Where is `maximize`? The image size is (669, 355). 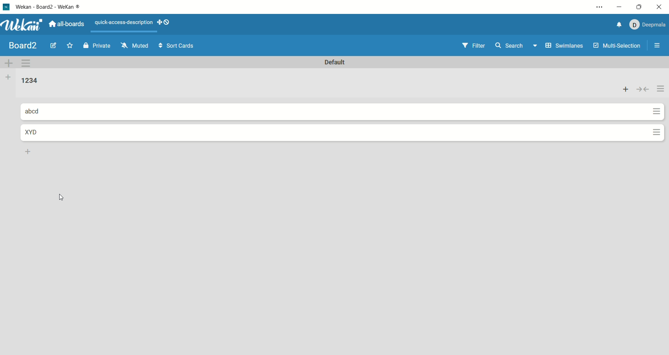 maximize is located at coordinates (640, 5).